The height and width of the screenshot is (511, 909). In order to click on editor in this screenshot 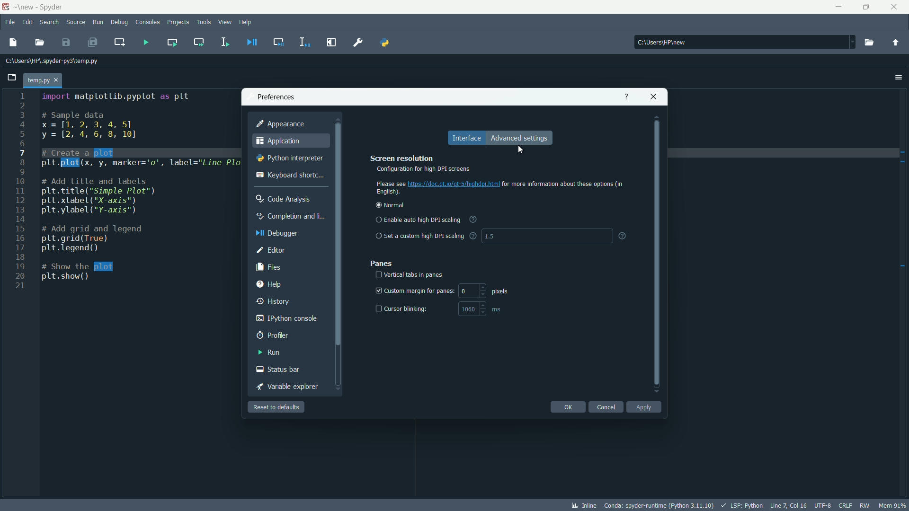, I will do `click(270, 249)`.